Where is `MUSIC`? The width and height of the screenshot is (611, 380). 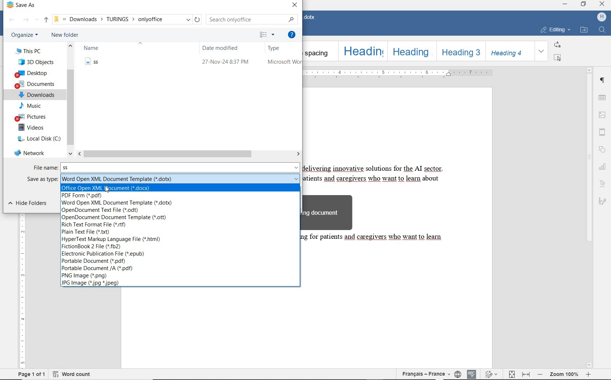
MUSIC is located at coordinates (35, 106).